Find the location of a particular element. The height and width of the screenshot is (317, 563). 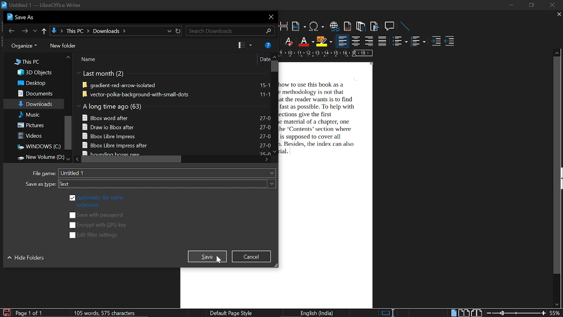

preview pane is located at coordinates (244, 45).